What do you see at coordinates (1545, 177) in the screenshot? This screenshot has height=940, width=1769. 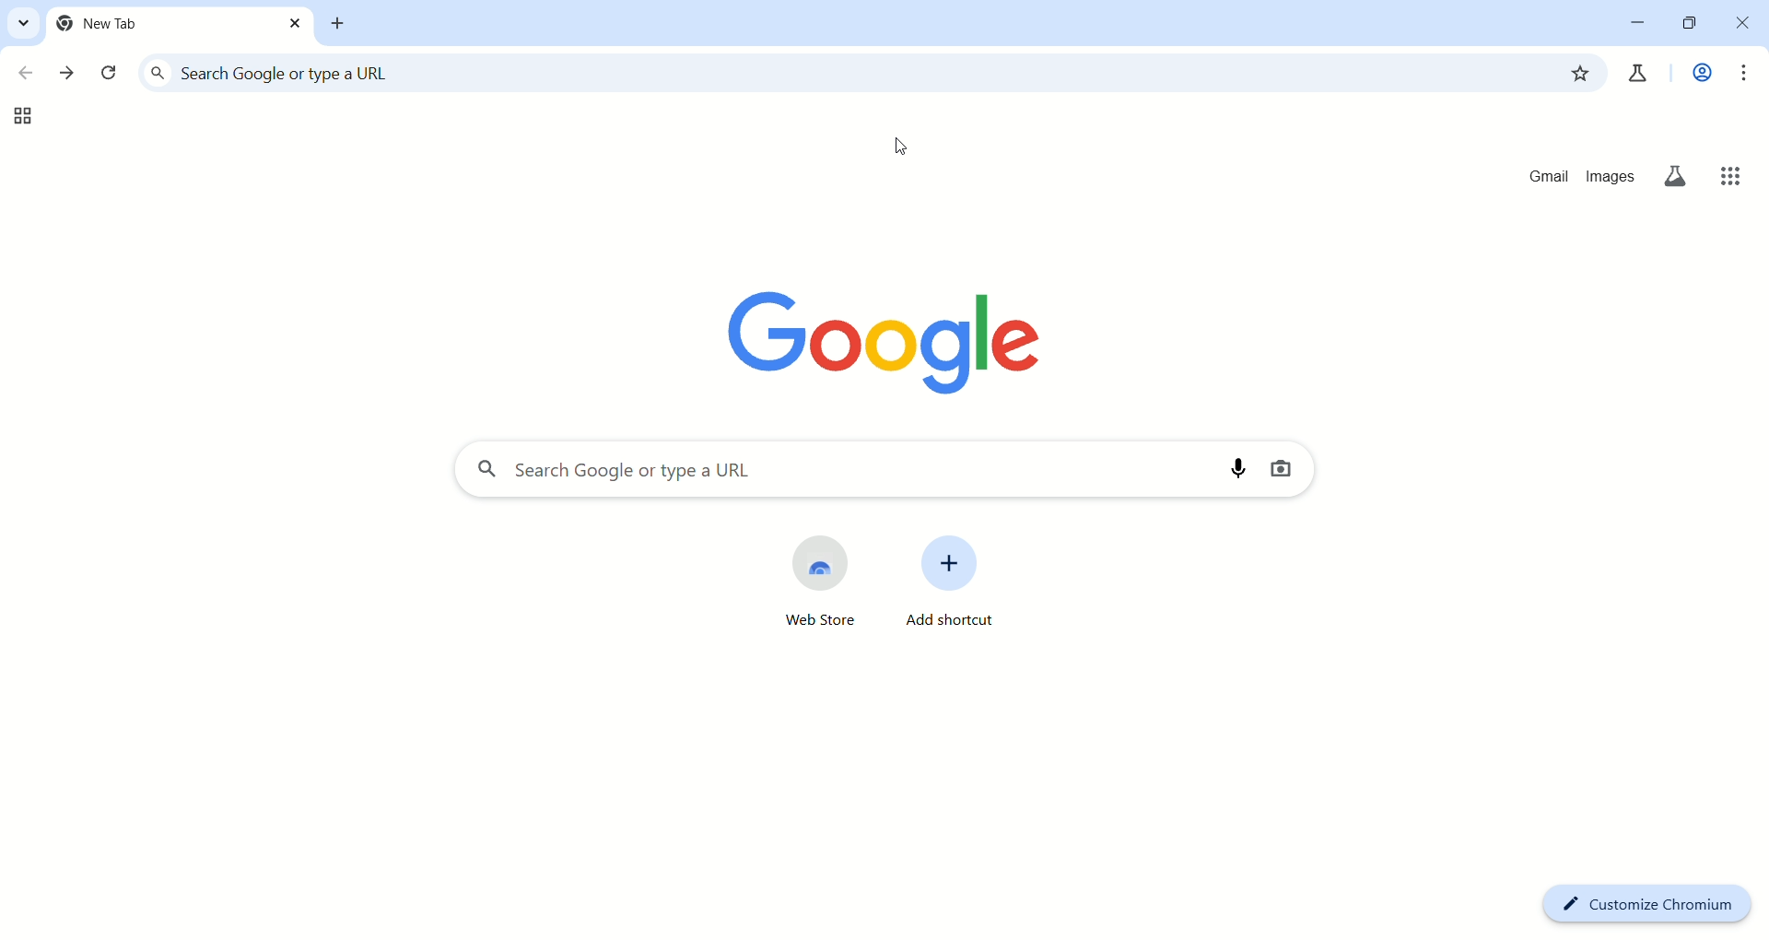 I see `gmail` at bounding box center [1545, 177].